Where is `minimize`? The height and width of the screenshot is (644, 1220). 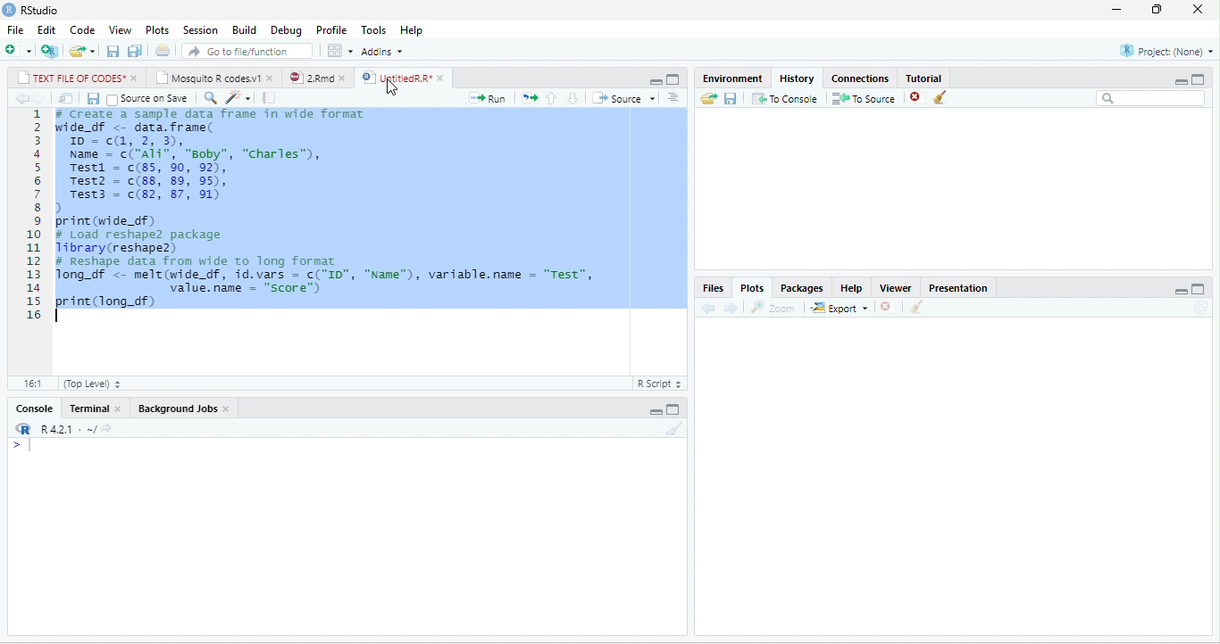
minimize is located at coordinates (656, 82).